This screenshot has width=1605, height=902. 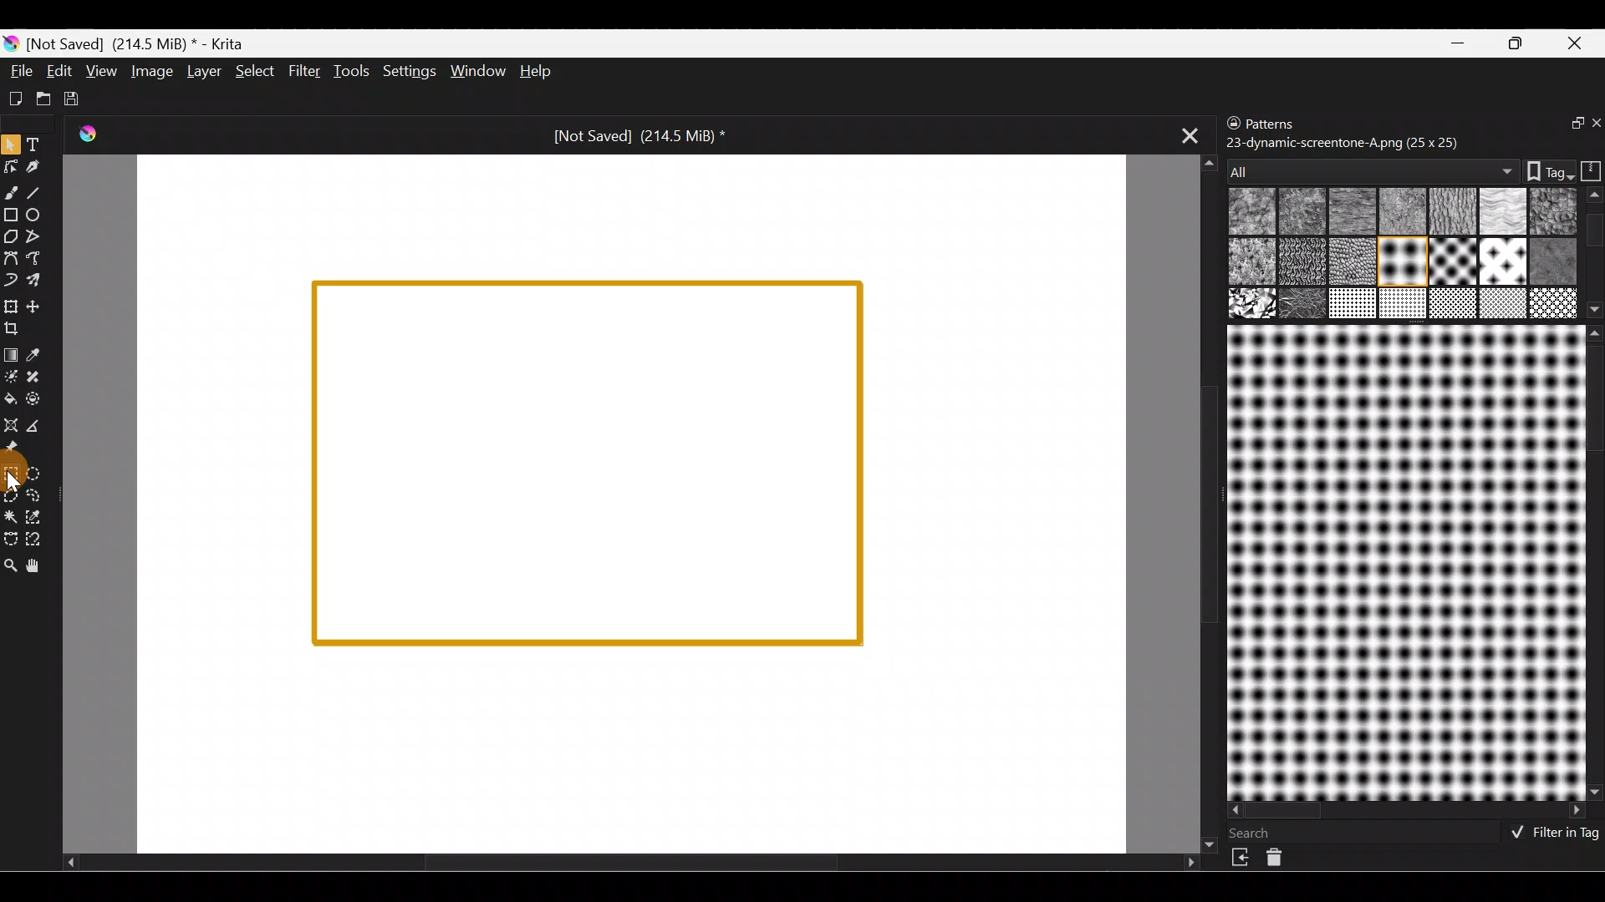 I want to click on Smart patch tool, so click(x=43, y=379).